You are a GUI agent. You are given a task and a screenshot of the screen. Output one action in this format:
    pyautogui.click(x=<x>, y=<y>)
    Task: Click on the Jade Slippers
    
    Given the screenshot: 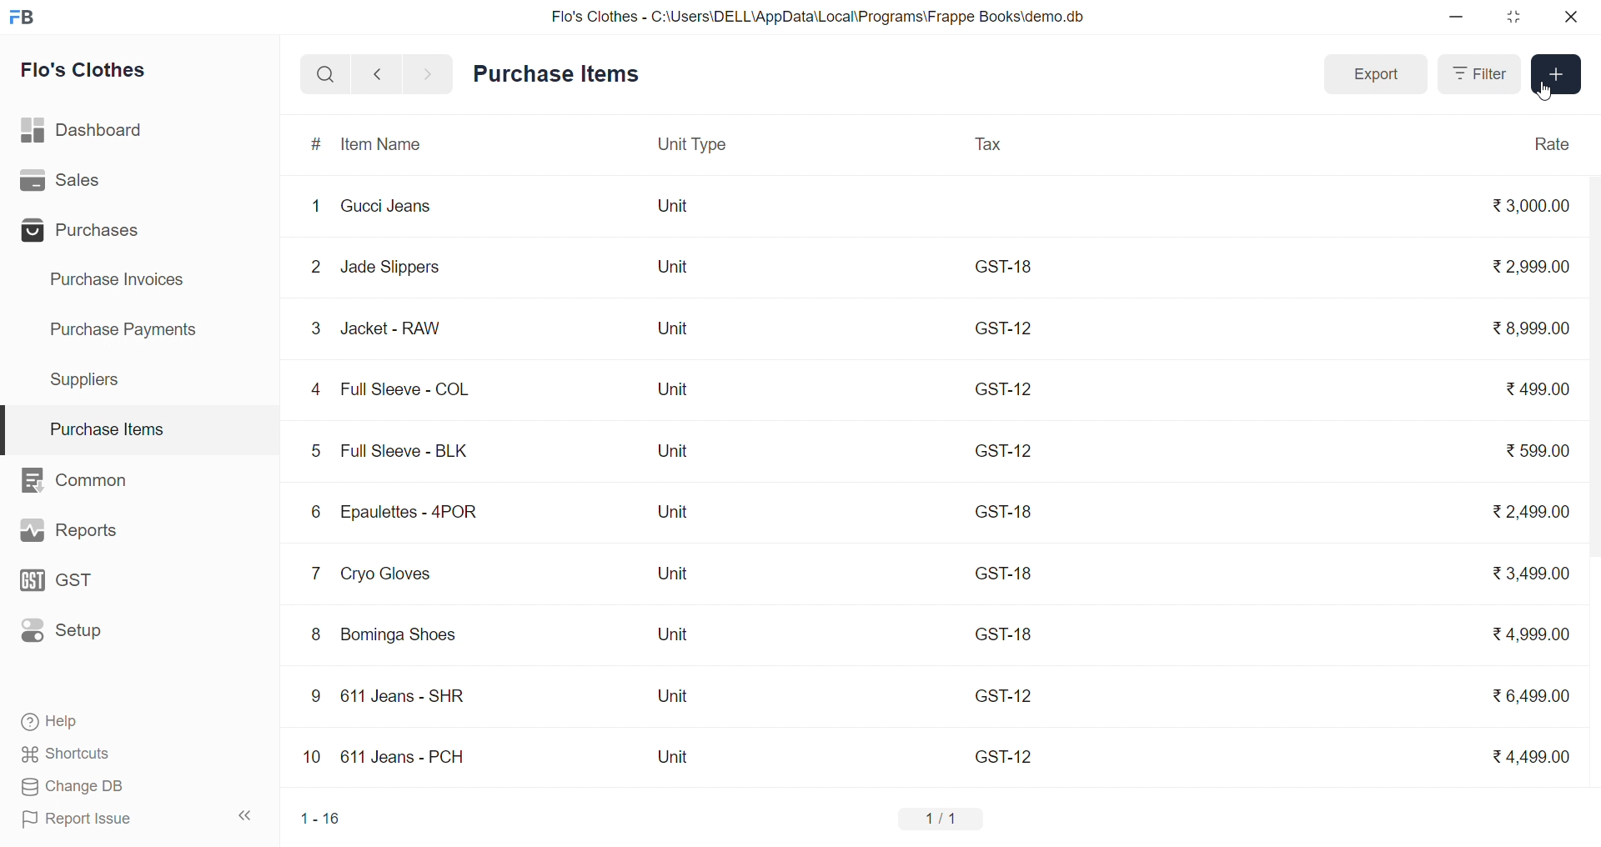 What is the action you would take?
    pyautogui.click(x=386, y=267)
    